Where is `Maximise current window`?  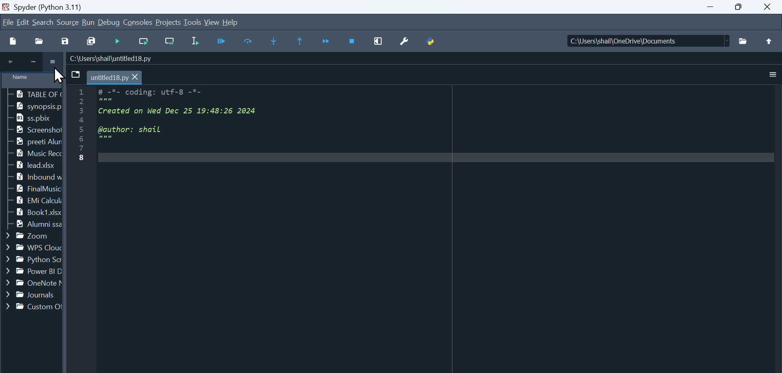
Maximise current window is located at coordinates (379, 41).